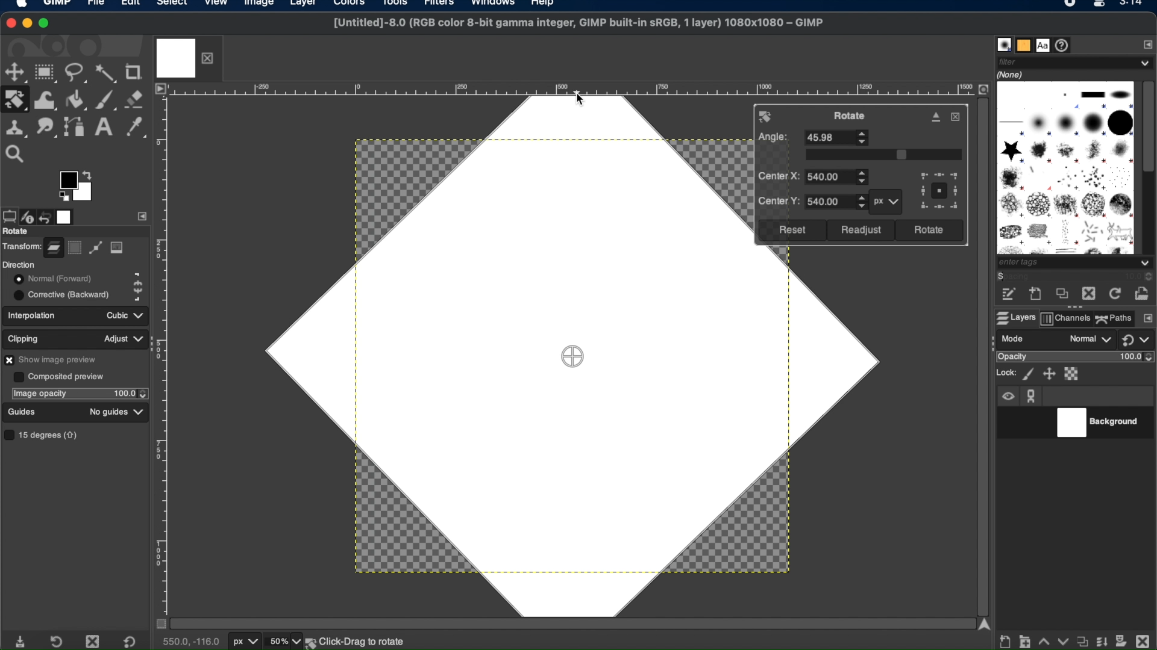 The width and height of the screenshot is (1157, 650). I want to click on layers, so click(1014, 318).